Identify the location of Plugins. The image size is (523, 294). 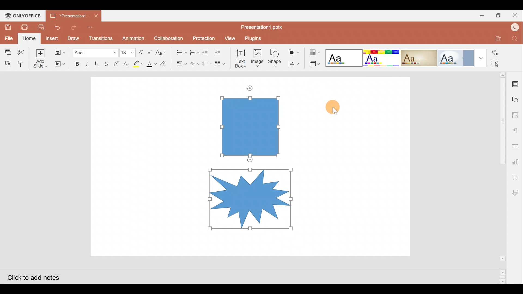
(257, 37).